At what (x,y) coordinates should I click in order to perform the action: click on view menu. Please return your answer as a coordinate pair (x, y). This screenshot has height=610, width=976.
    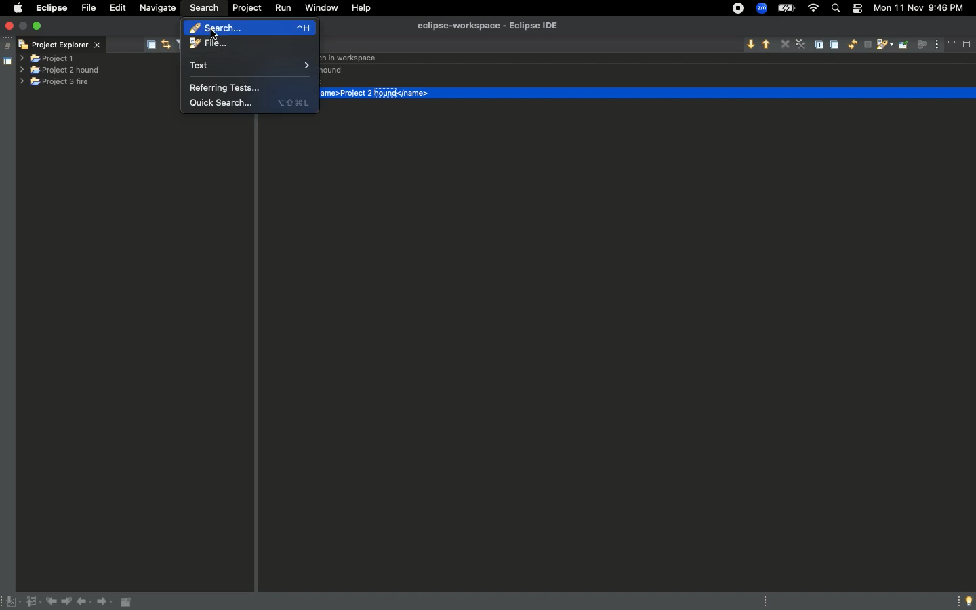
    Looking at the image, I should click on (937, 41).